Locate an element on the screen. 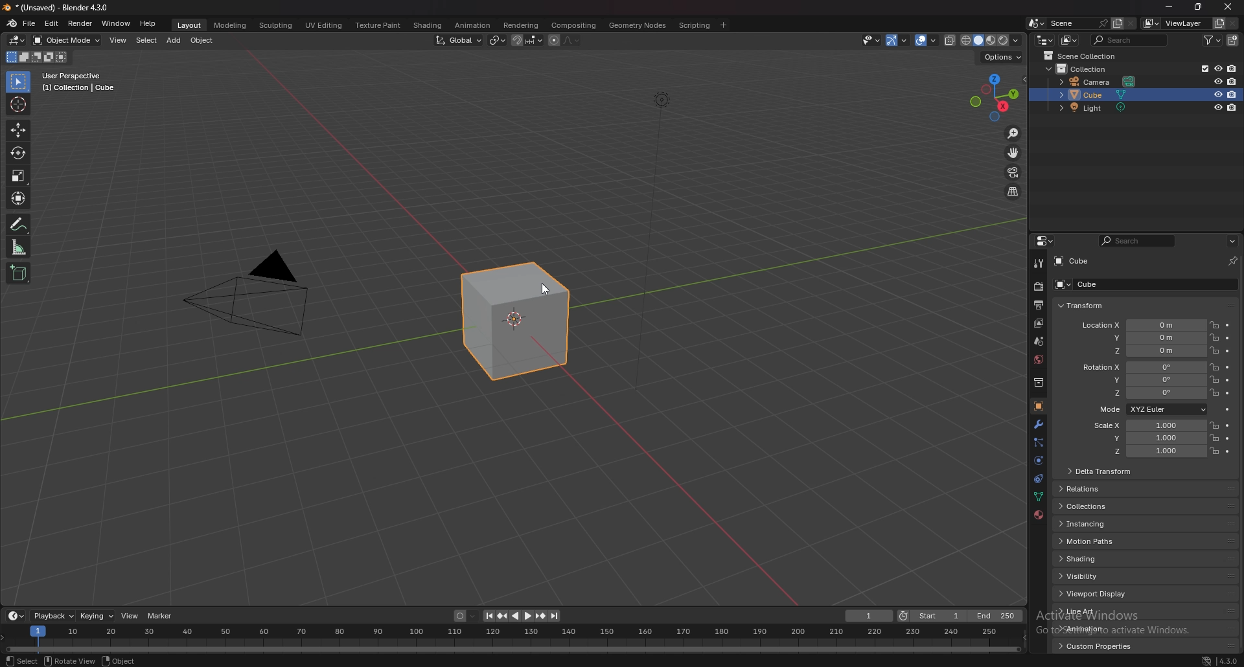 This screenshot has height=667, width=1244. lock is located at coordinates (1214, 425).